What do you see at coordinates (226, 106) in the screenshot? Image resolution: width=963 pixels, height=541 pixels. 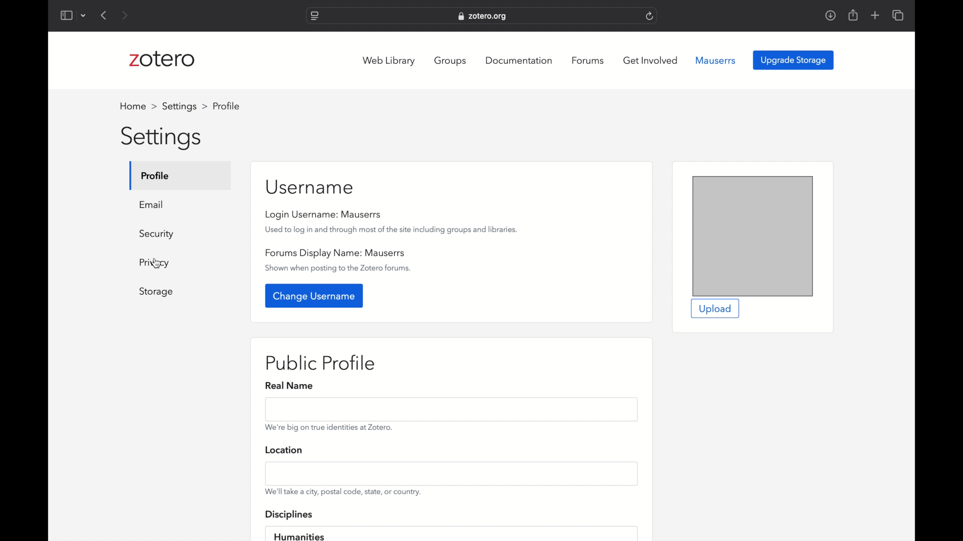 I see `profile` at bounding box center [226, 106].